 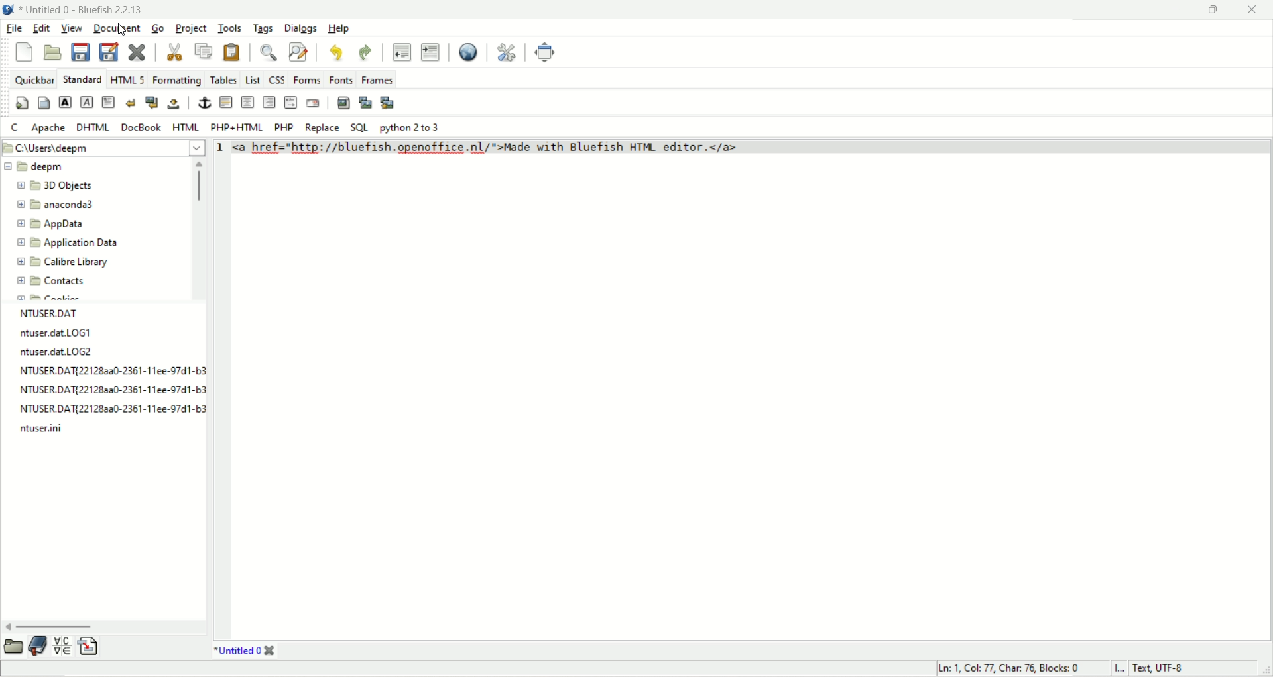 What do you see at coordinates (469, 52) in the screenshot?
I see `preview in browser` at bounding box center [469, 52].